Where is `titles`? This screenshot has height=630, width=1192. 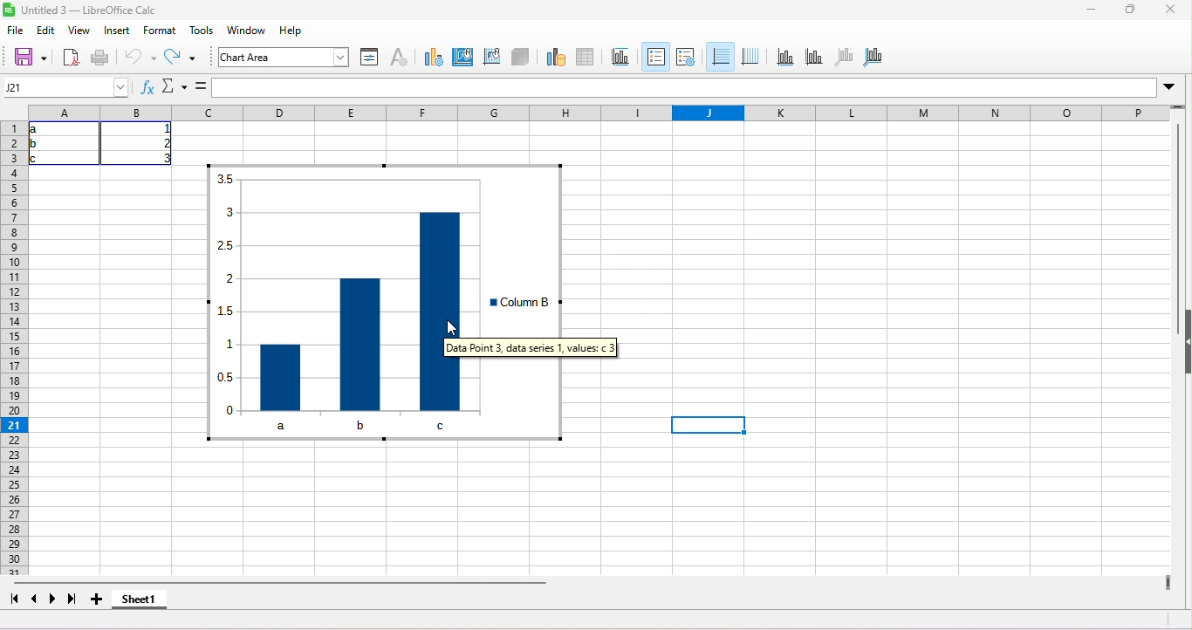
titles is located at coordinates (621, 57).